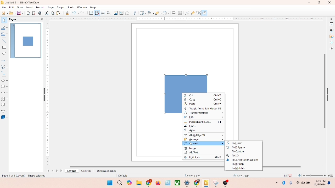 This screenshot has height=188, width=335. What do you see at coordinates (239, 152) in the screenshot?
I see `to contour` at bounding box center [239, 152].